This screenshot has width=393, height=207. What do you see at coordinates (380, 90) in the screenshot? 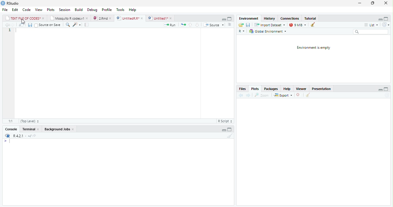
I see `hide r script` at bounding box center [380, 90].